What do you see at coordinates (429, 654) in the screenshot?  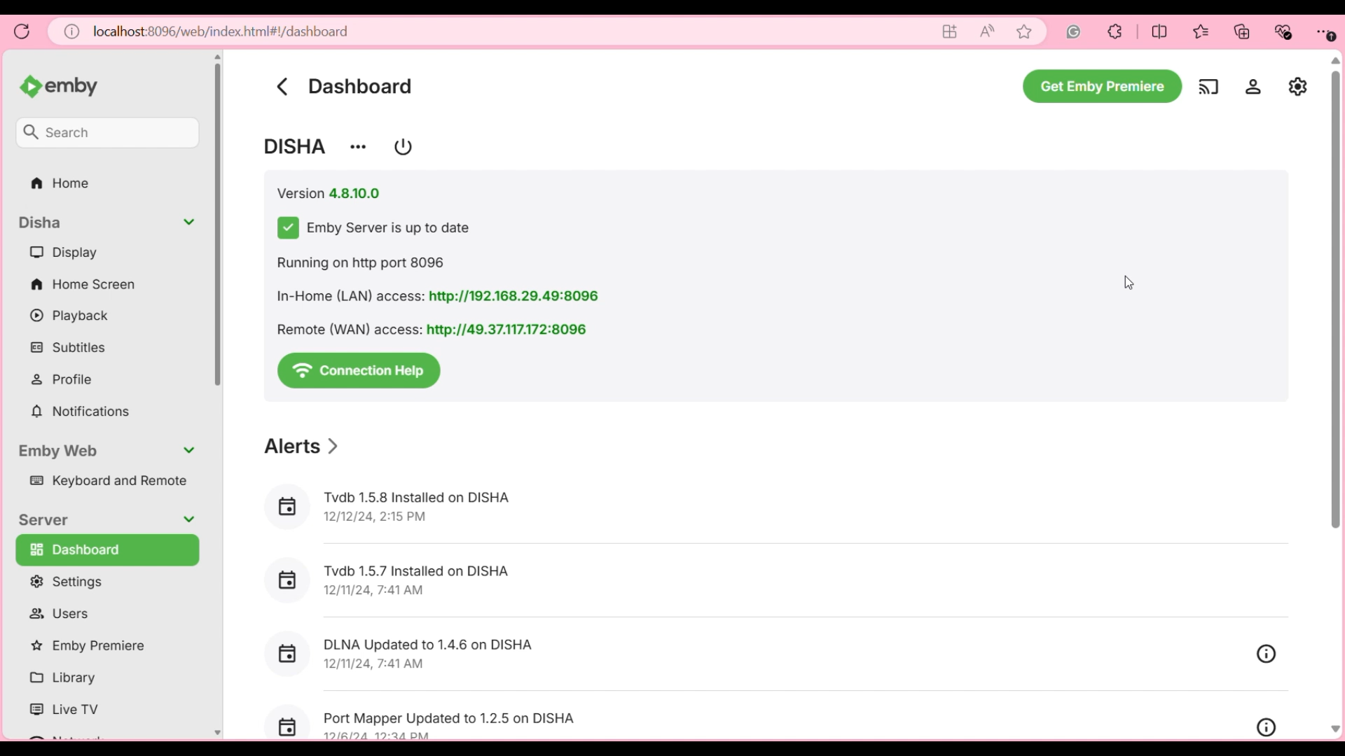 I see `DLNA Updated to 1.4.6 on DISHA
12/11/24, 7:41 AM` at bounding box center [429, 654].